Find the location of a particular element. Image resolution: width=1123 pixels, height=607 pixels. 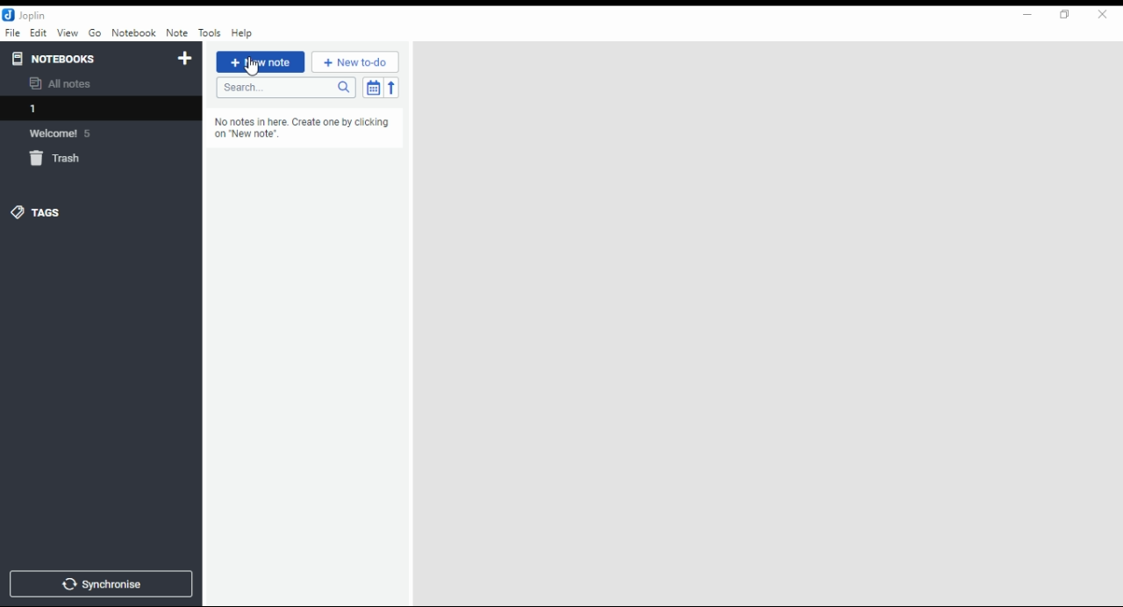

view is located at coordinates (68, 33).